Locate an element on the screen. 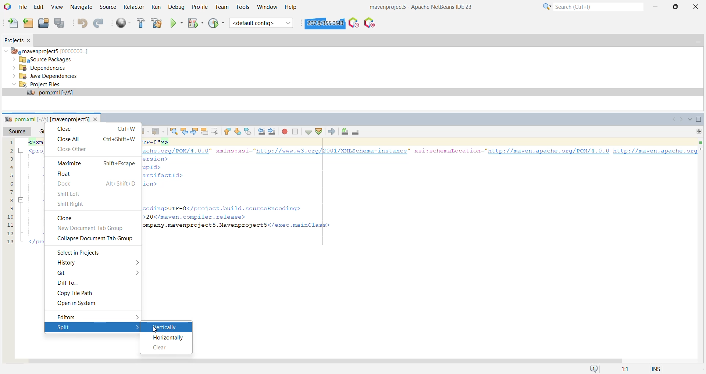 This screenshot has width=706, height=374. Minimize Projects Window is located at coordinates (697, 41).